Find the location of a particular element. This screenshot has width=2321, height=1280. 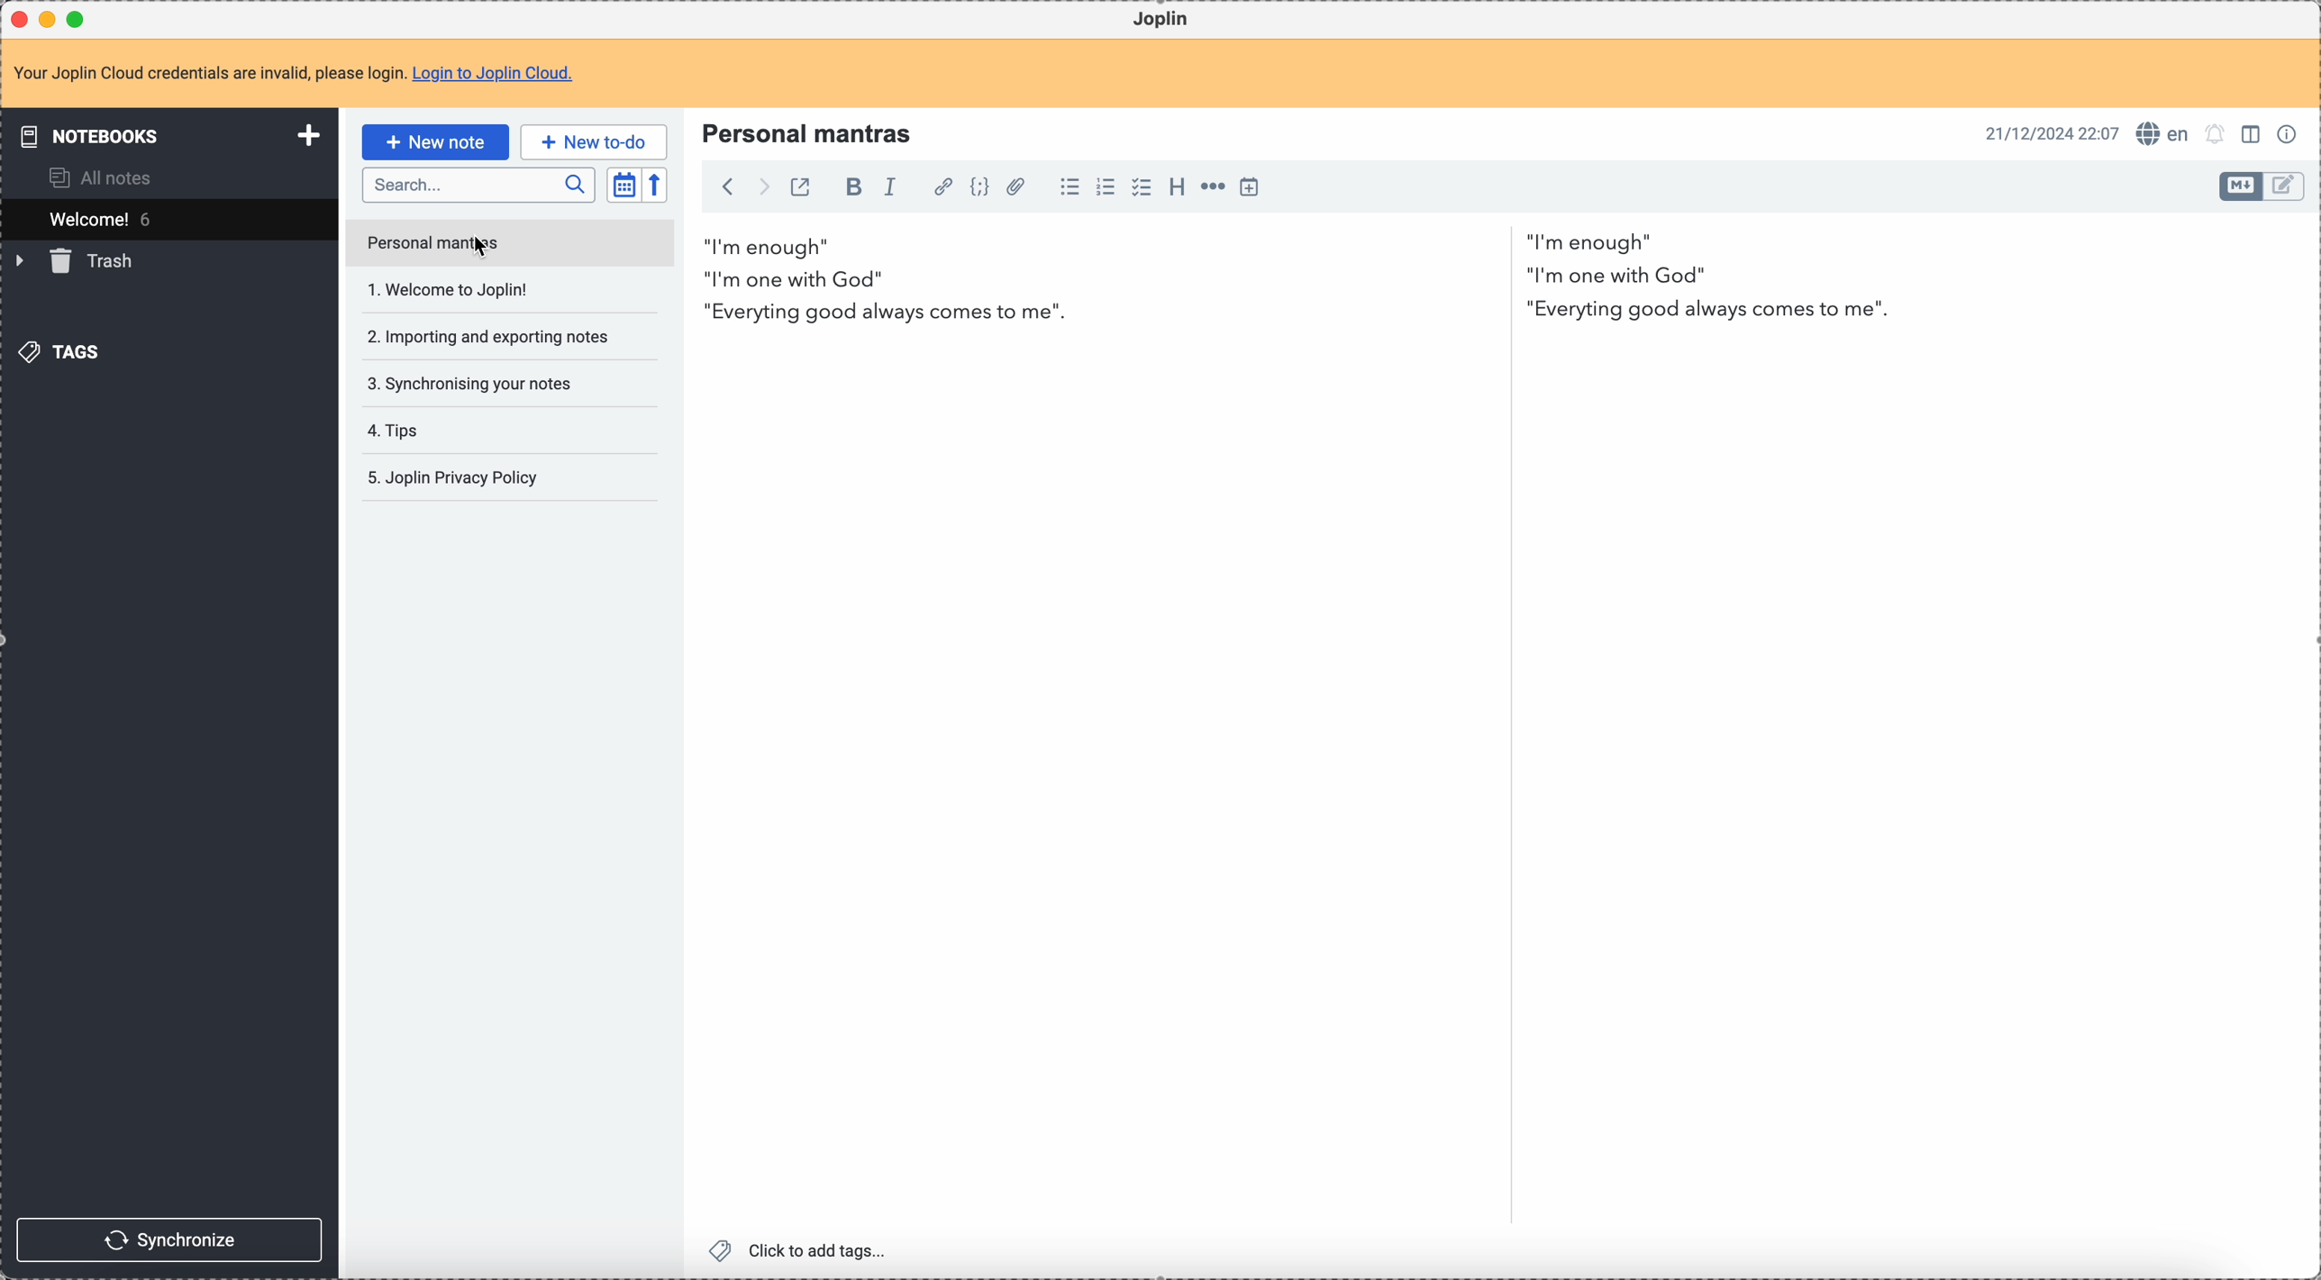

i am enough"  i'm one with God" Everything good always come to me " is located at coordinates (1297, 283).